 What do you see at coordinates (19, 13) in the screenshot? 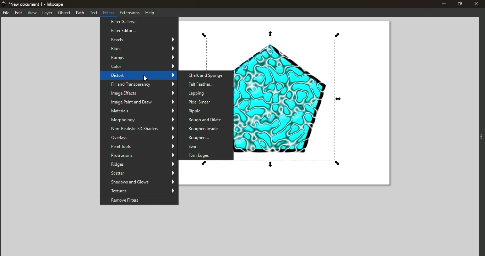
I see `Edit` at bounding box center [19, 13].